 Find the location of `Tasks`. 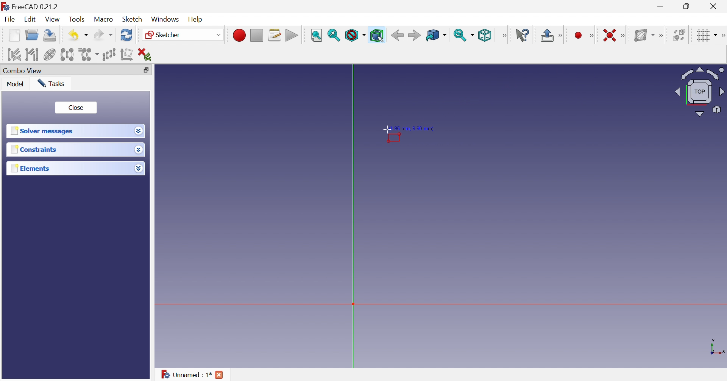

Tasks is located at coordinates (51, 83).